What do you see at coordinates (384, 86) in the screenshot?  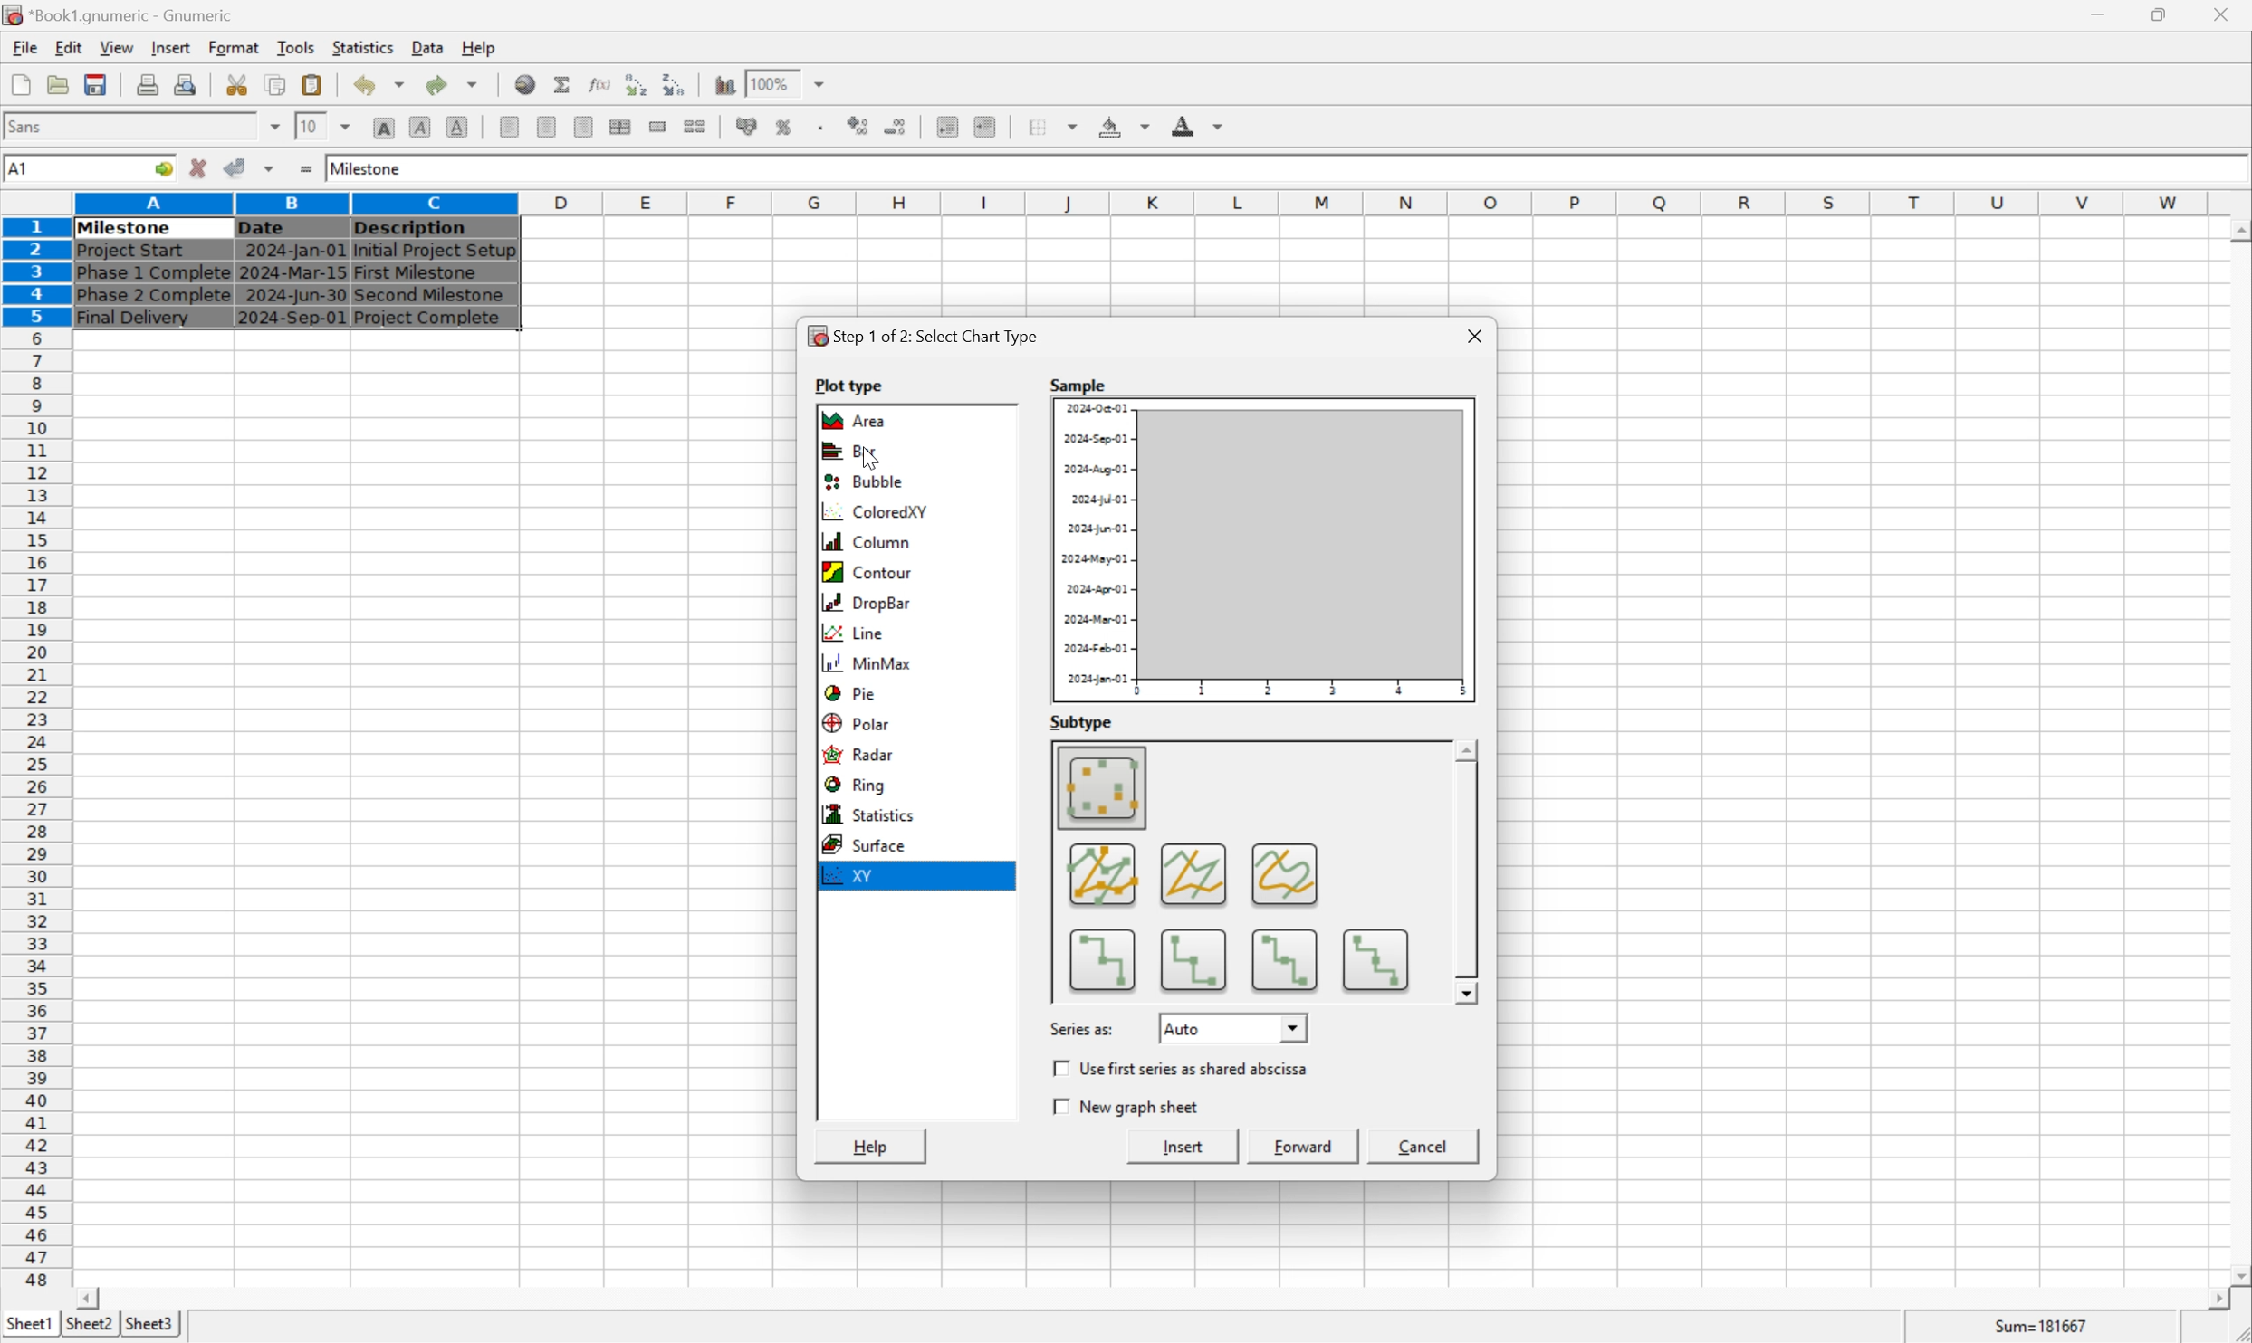 I see `undo` at bounding box center [384, 86].